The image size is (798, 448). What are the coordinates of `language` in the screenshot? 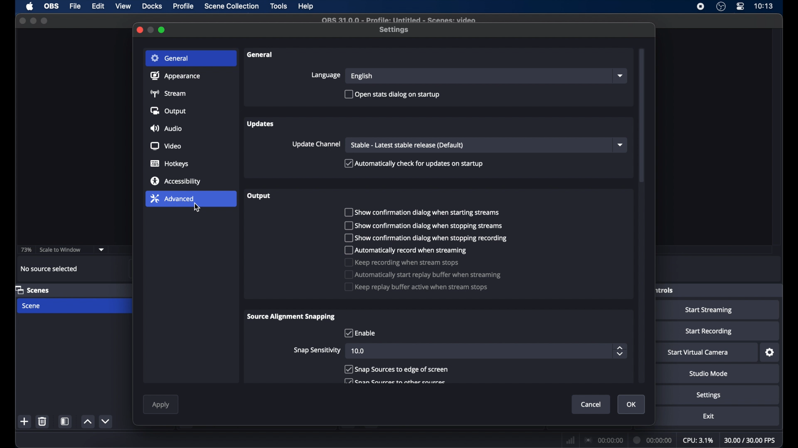 It's located at (326, 75).